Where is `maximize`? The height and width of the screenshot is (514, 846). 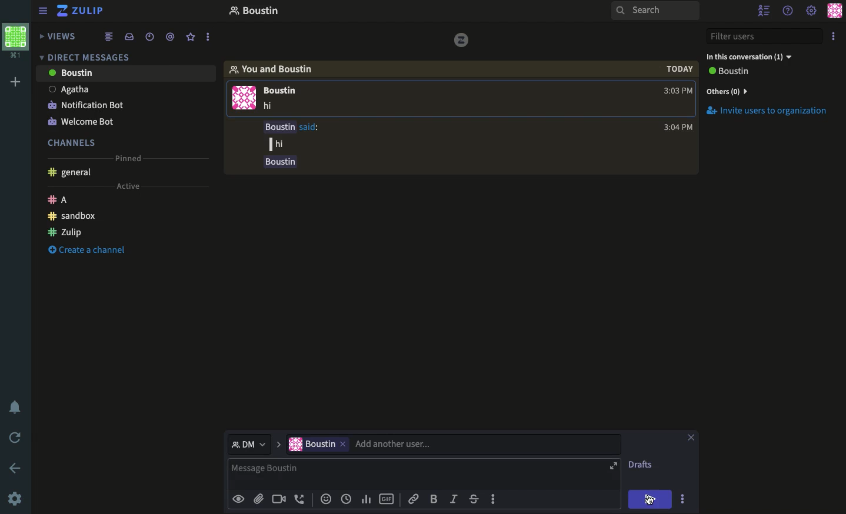
maximize is located at coordinates (615, 465).